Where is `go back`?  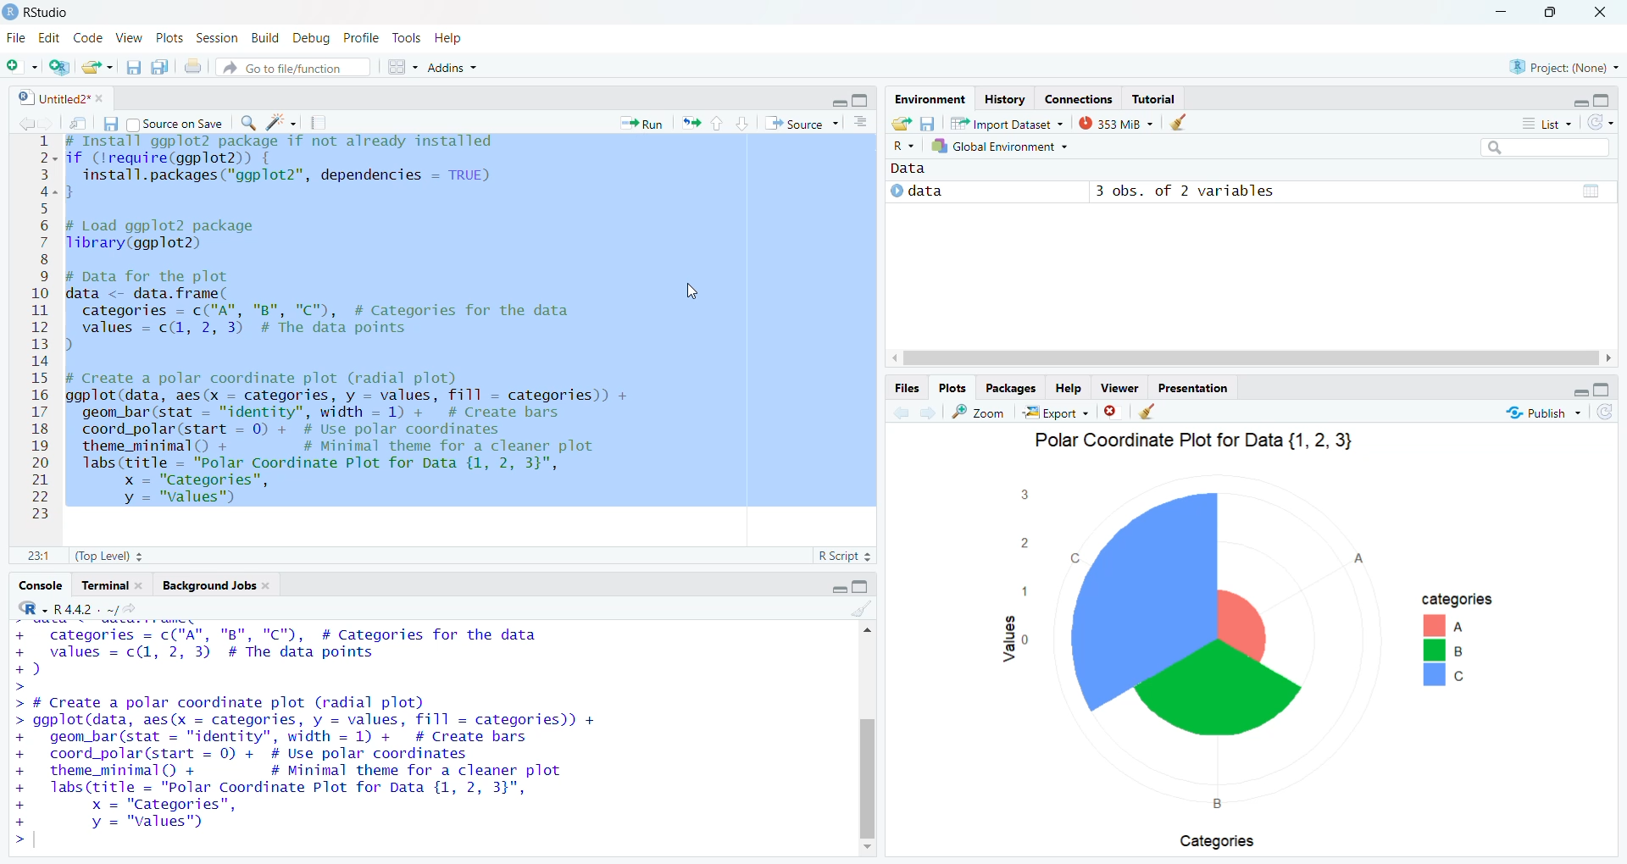
go back is located at coordinates (897, 413).